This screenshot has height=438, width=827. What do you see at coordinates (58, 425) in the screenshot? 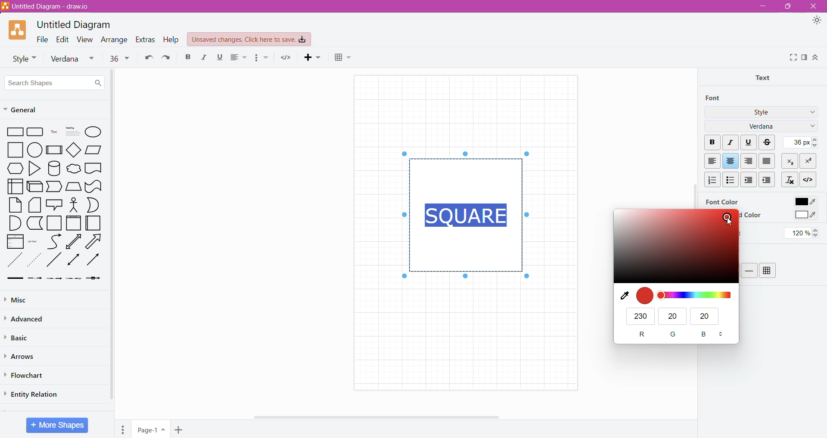
I see `More Shapes` at bounding box center [58, 425].